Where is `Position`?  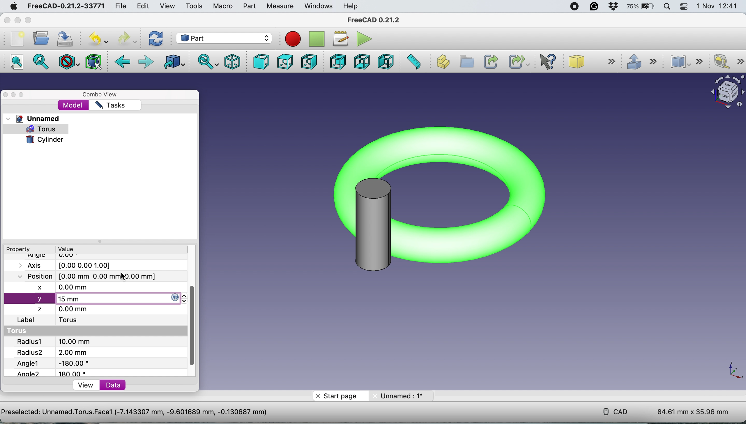
Position is located at coordinates (84, 276).